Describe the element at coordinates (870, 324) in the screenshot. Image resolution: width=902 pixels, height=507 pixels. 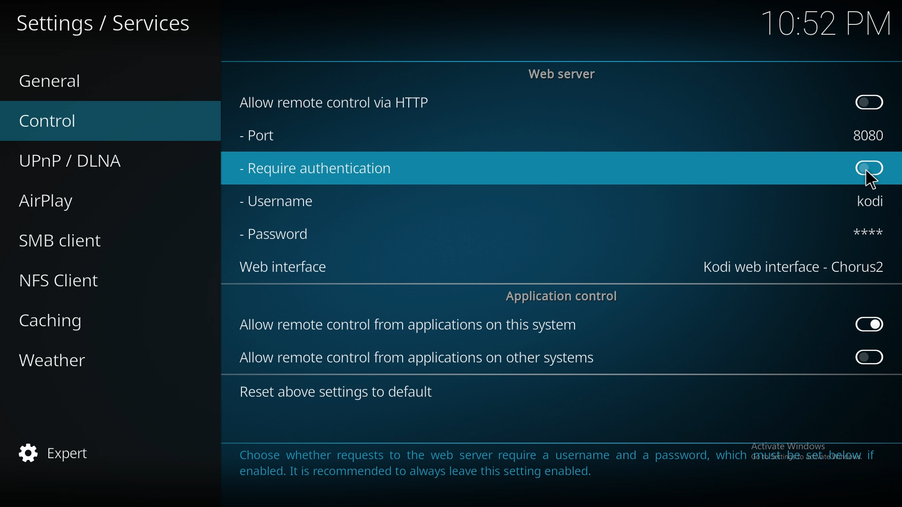
I see `toggle` at that location.